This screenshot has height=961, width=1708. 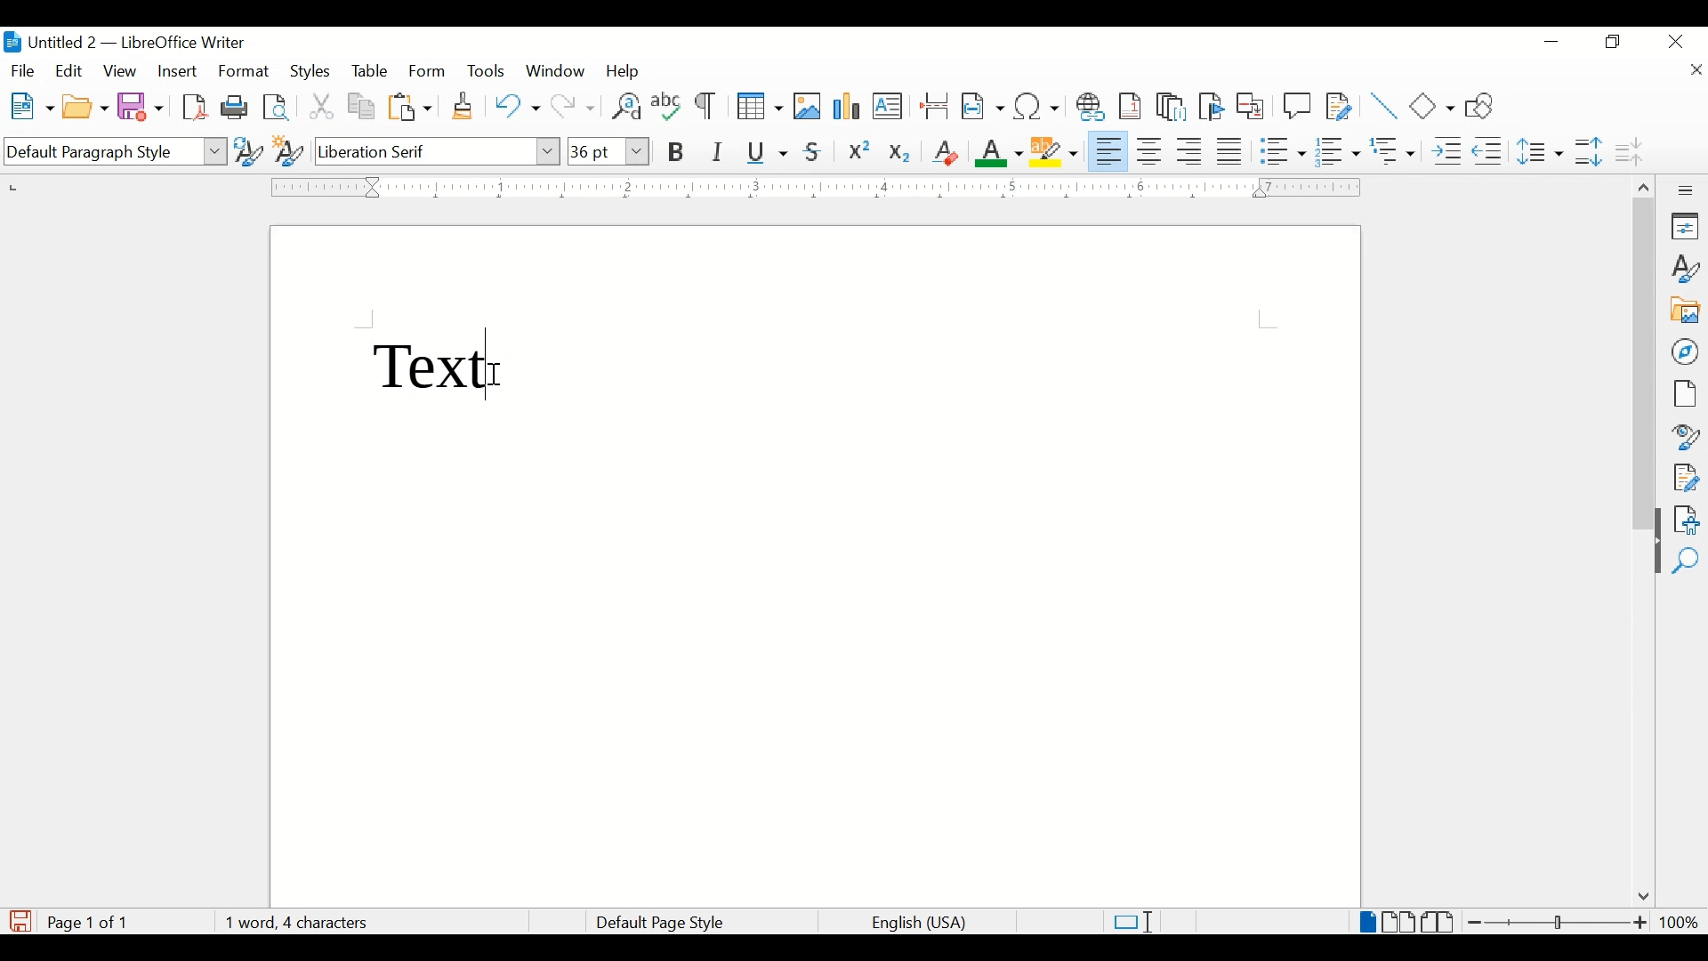 I want to click on margin, so click(x=811, y=187).